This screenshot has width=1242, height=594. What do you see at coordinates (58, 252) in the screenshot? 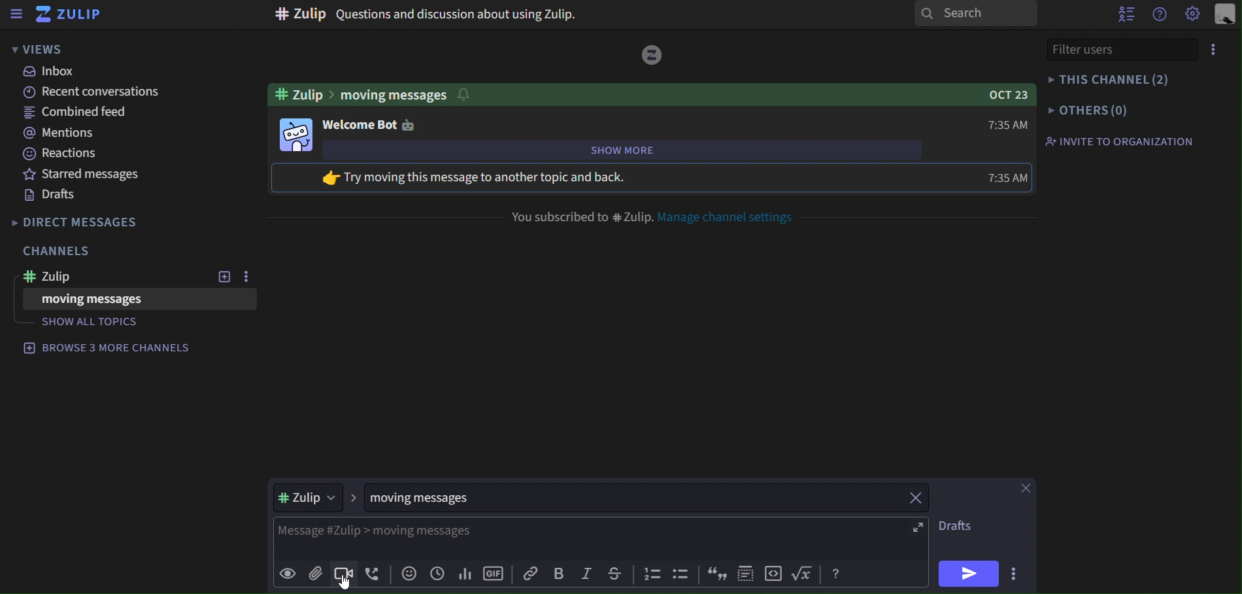
I see `channels` at bounding box center [58, 252].